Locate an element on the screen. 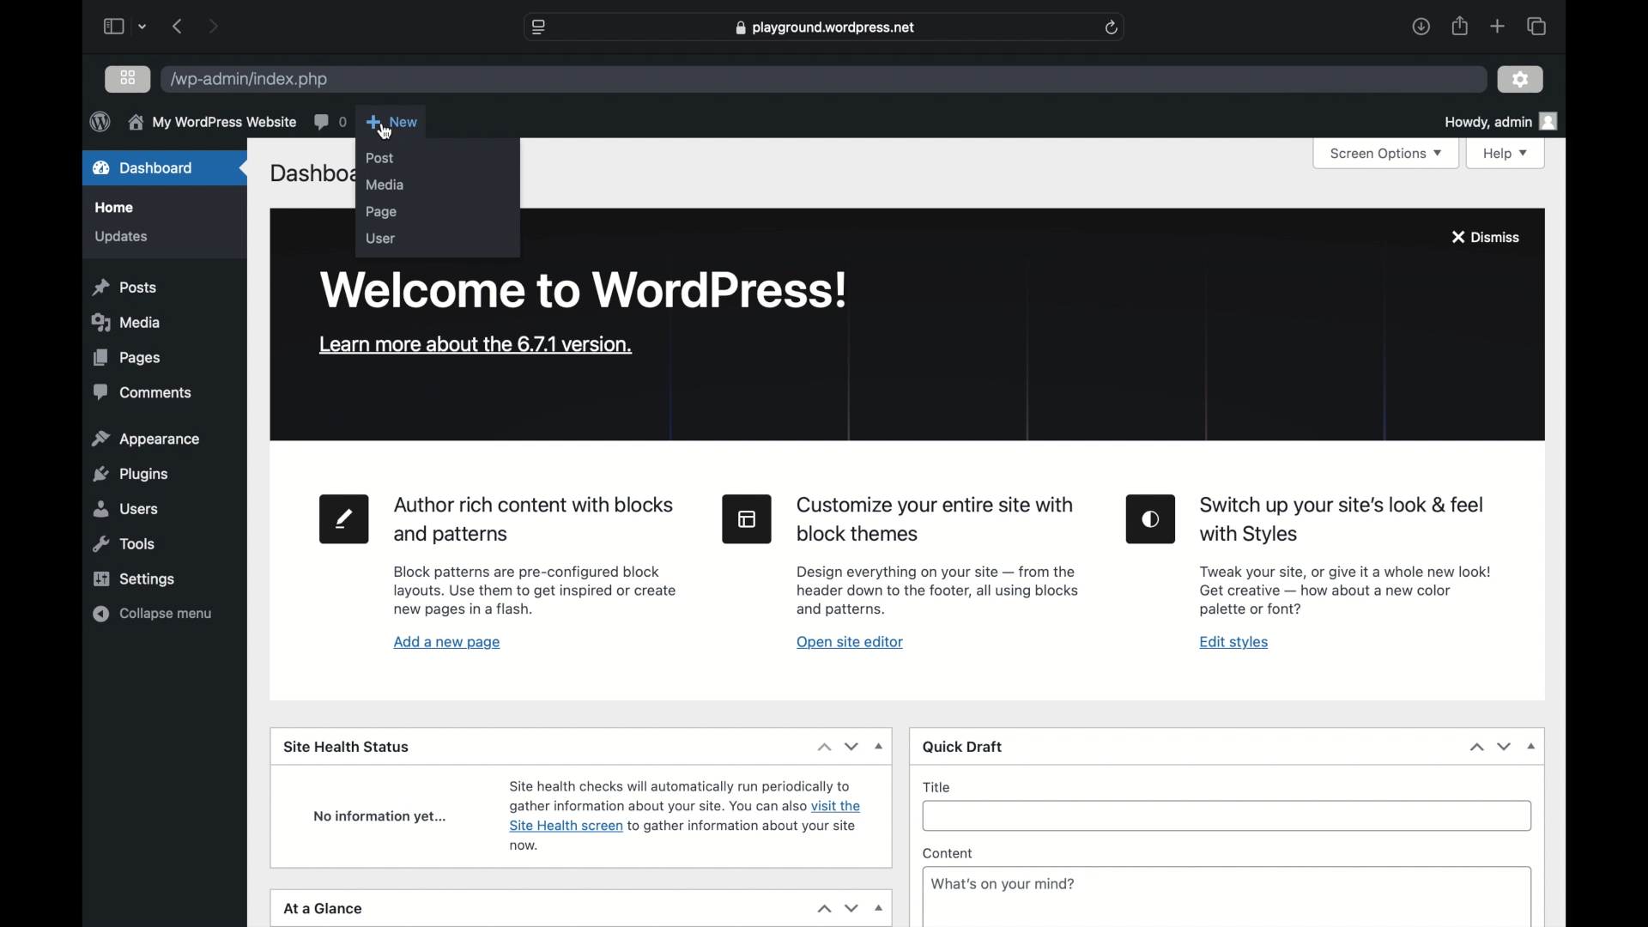  heading is located at coordinates (936, 520).